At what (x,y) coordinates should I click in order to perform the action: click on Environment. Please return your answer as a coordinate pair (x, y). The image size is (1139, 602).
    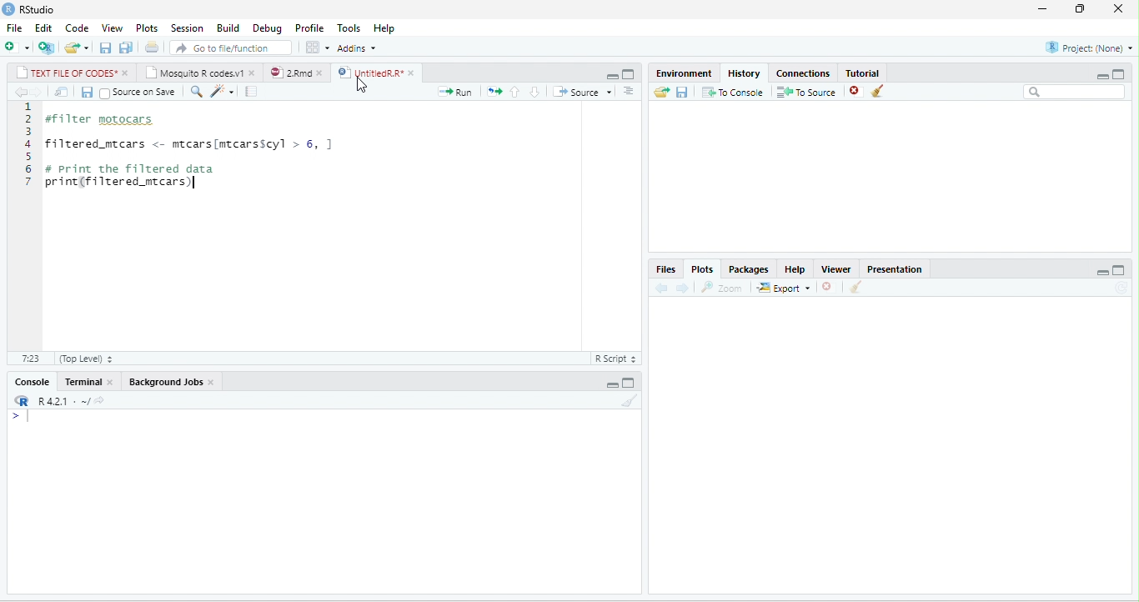
    Looking at the image, I should click on (684, 73).